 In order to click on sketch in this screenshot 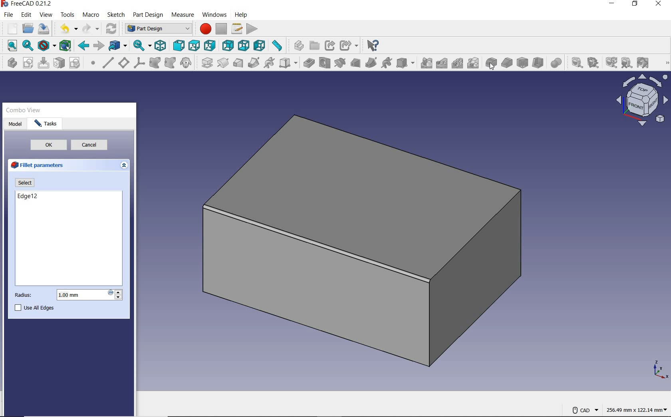, I will do `click(116, 16)`.